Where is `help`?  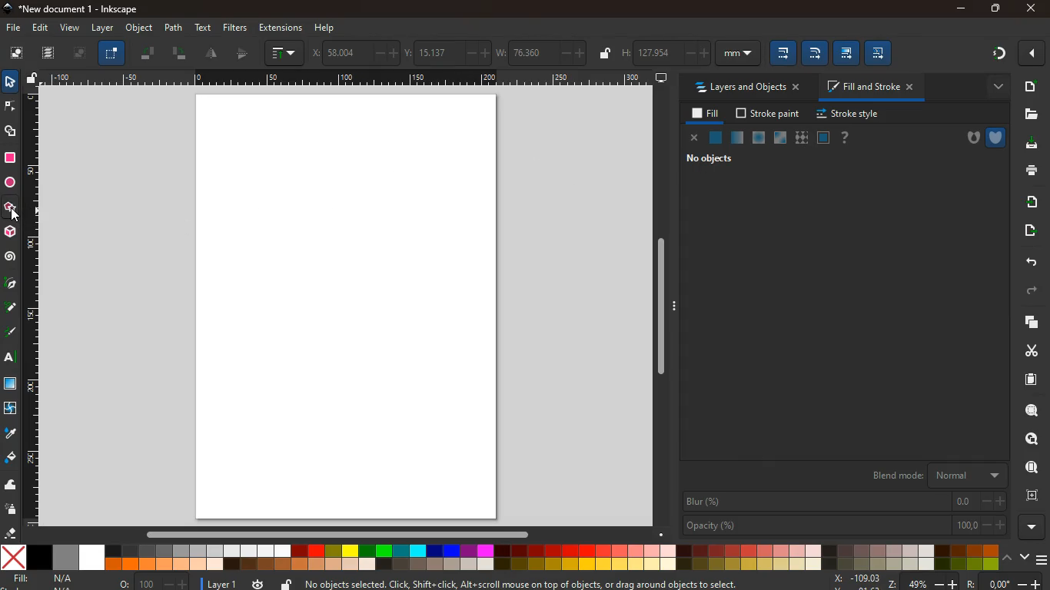 help is located at coordinates (849, 138).